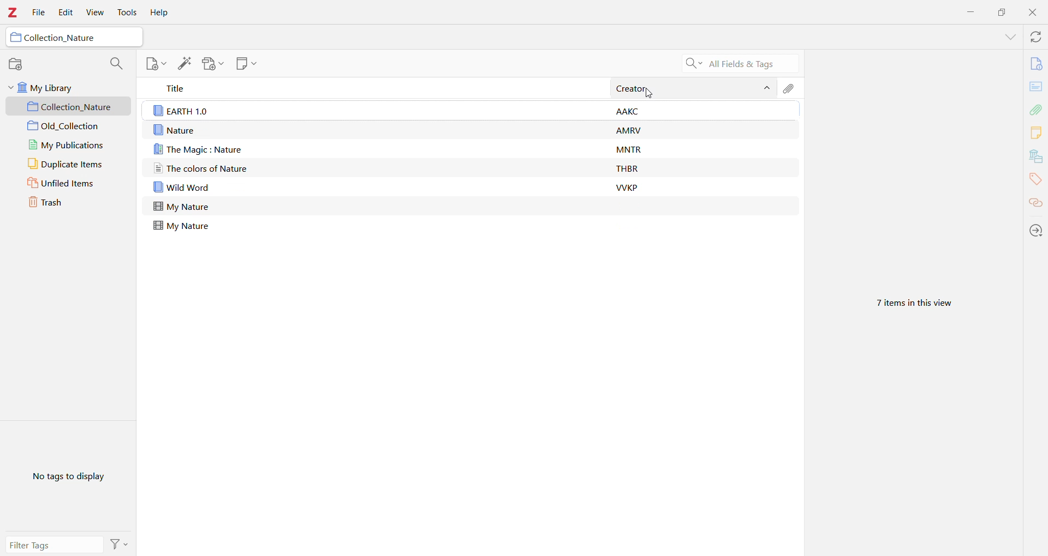 The height and width of the screenshot is (556, 1048). What do you see at coordinates (161, 14) in the screenshot?
I see `Help` at bounding box center [161, 14].